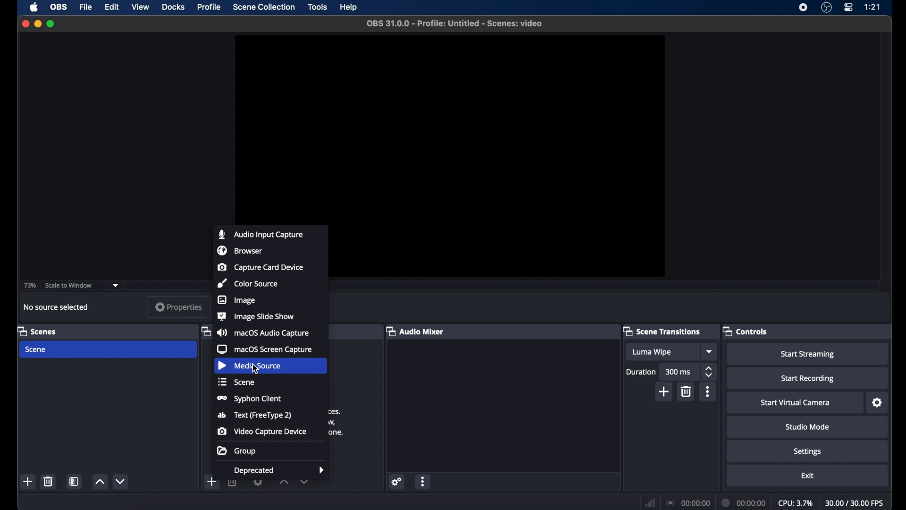 The height and width of the screenshot is (510, 906). What do you see at coordinates (279, 471) in the screenshot?
I see `deprecated` at bounding box center [279, 471].